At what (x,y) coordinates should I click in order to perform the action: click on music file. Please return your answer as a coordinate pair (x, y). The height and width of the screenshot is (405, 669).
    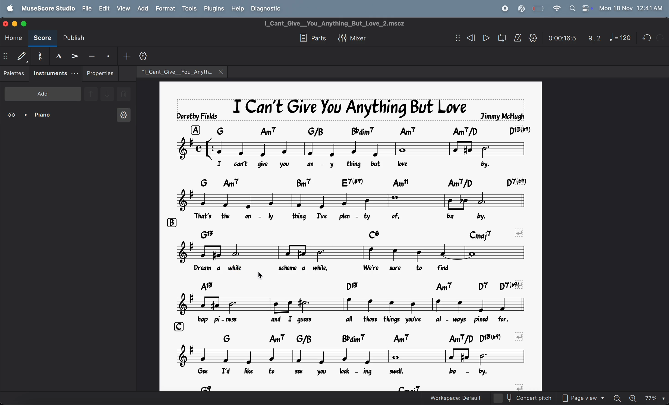
    Looking at the image, I should click on (176, 71).